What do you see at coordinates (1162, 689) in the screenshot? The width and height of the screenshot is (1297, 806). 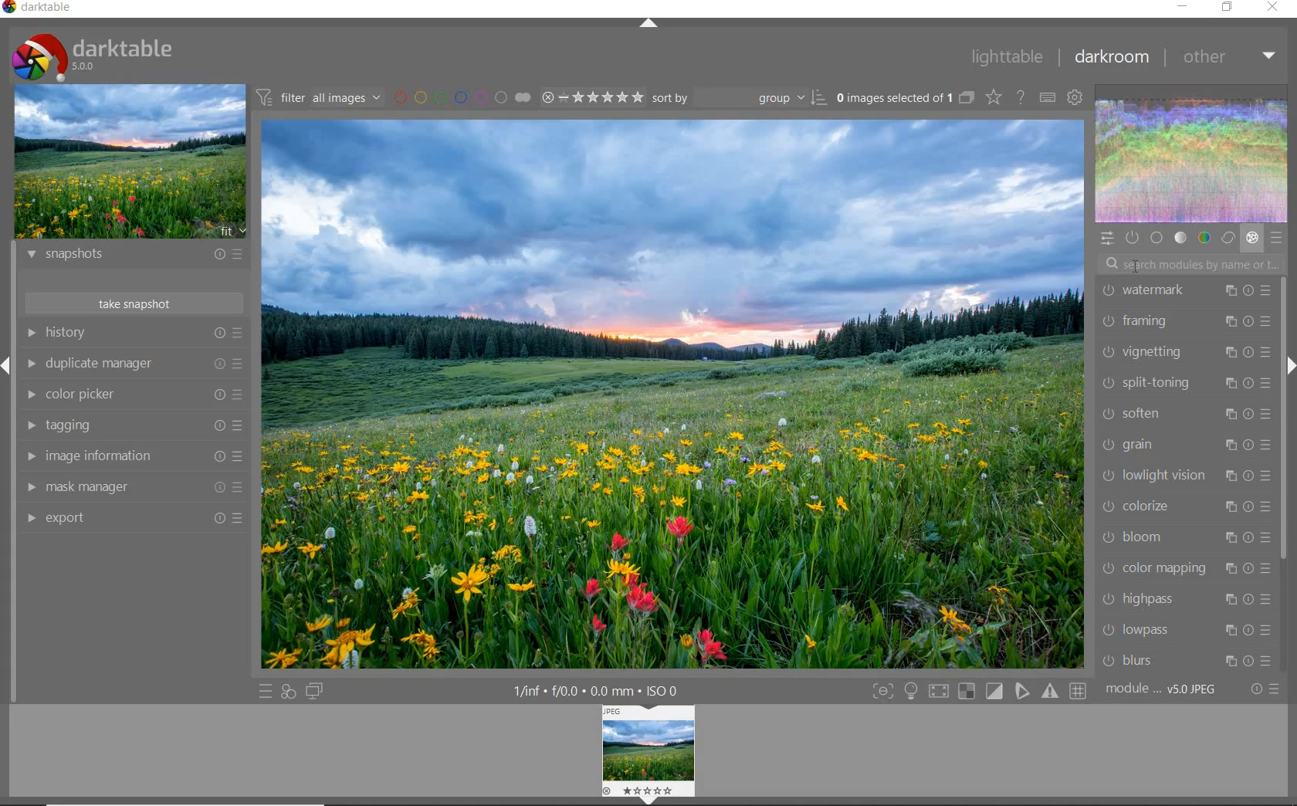 I see `module` at bounding box center [1162, 689].